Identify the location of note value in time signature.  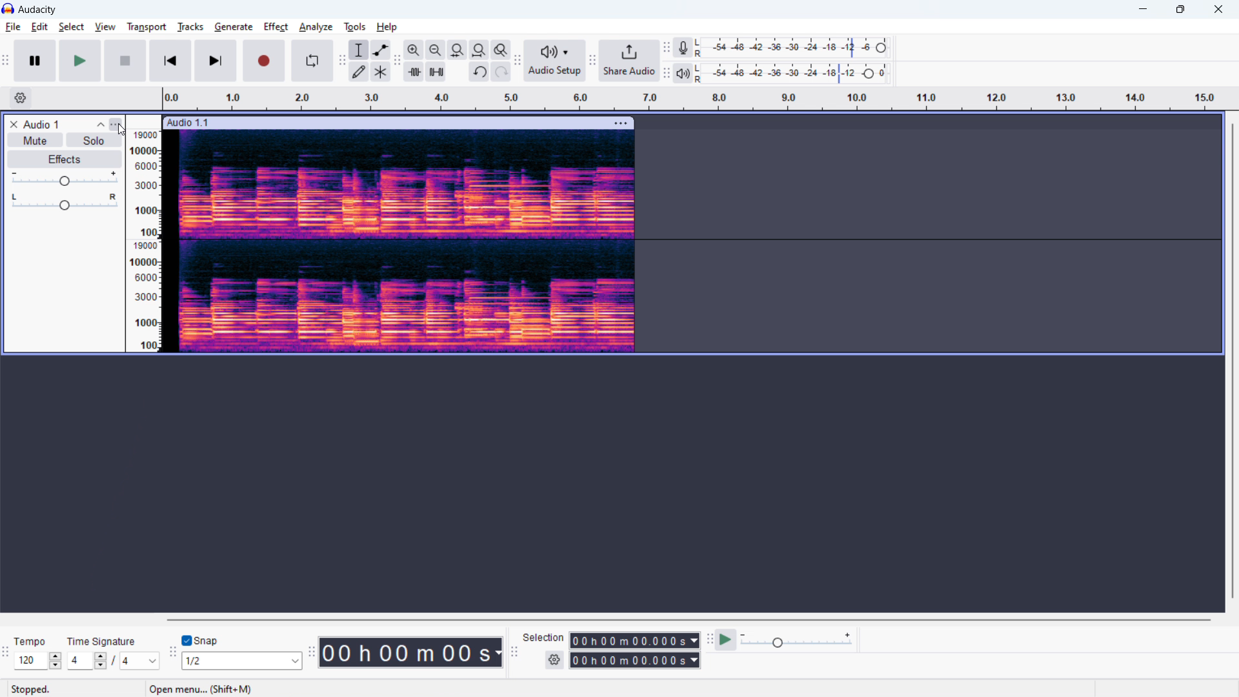
(143, 662).